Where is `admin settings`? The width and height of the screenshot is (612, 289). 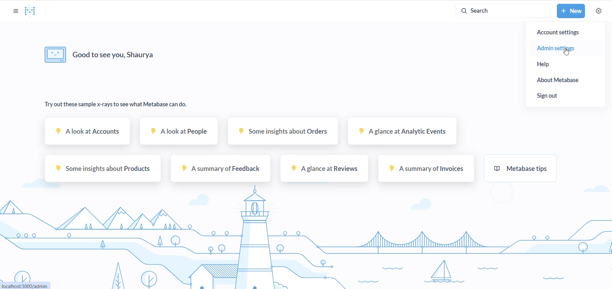
admin settings is located at coordinates (563, 48).